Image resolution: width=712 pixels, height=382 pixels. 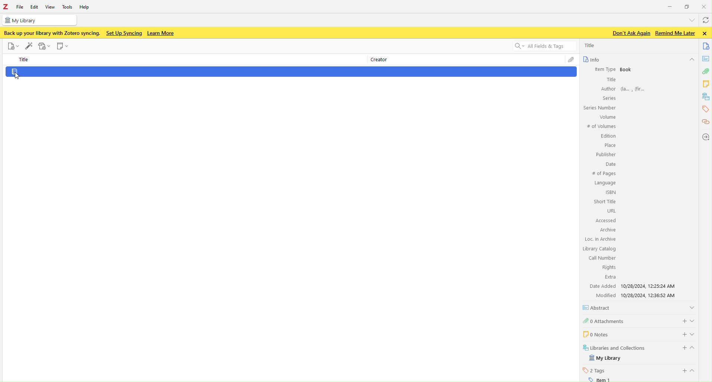 I want to click on my library, so click(x=641, y=352).